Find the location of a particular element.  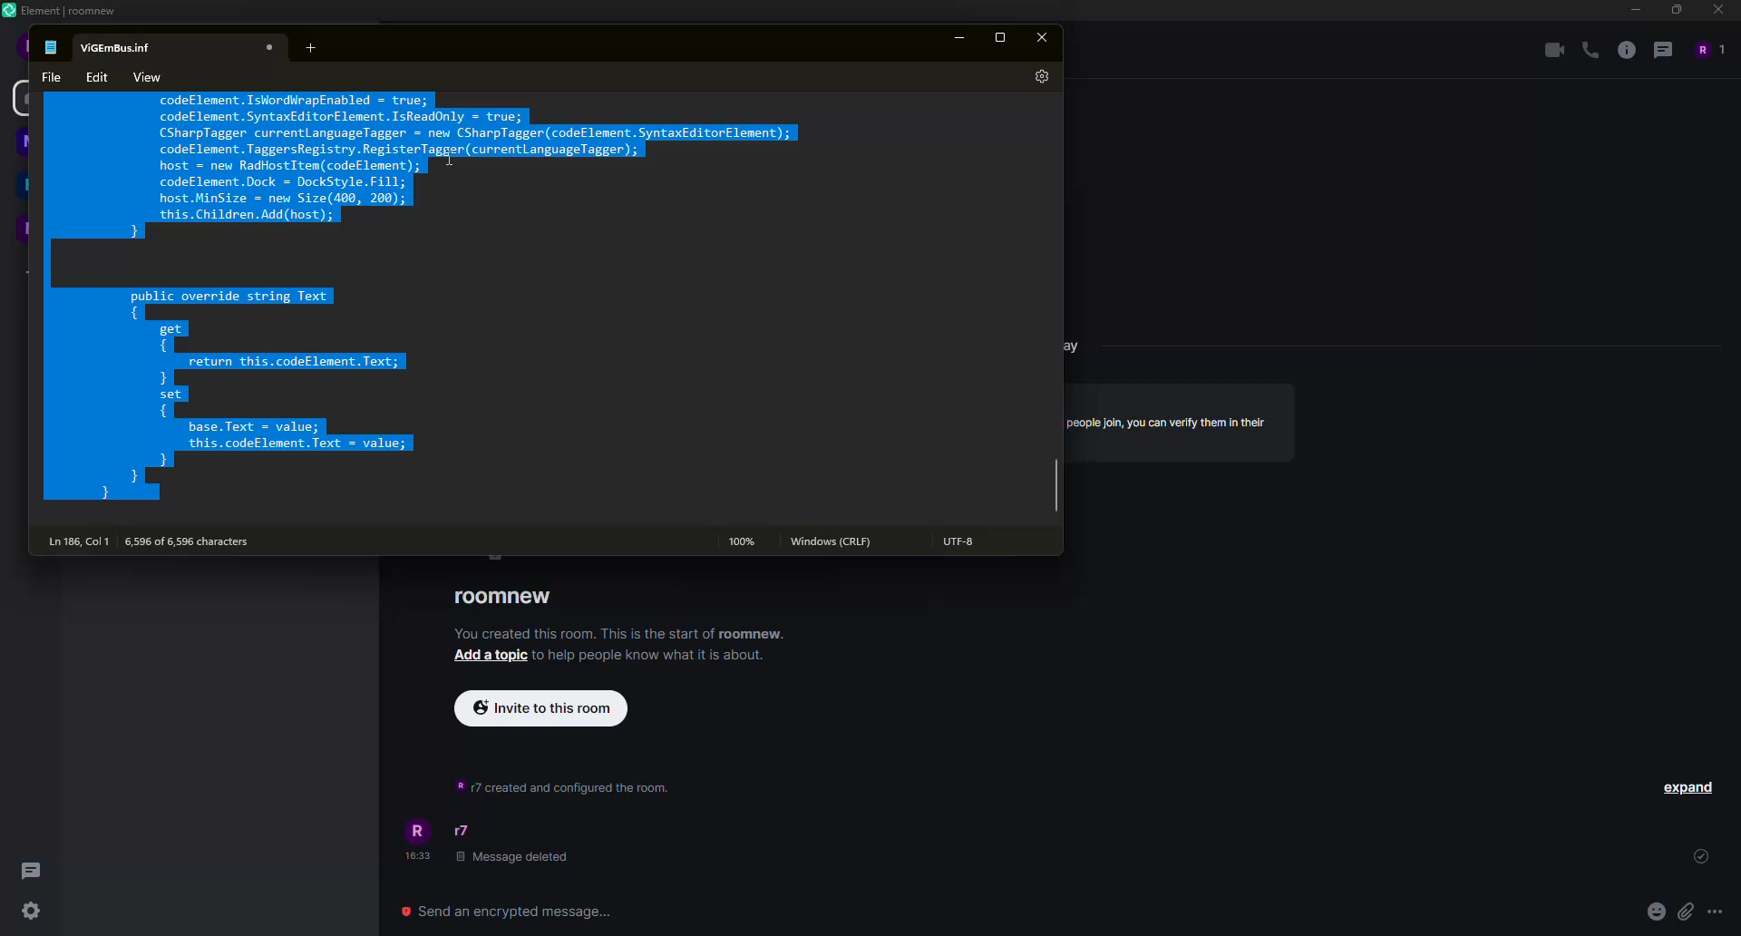

maximize is located at coordinates (1674, 10).